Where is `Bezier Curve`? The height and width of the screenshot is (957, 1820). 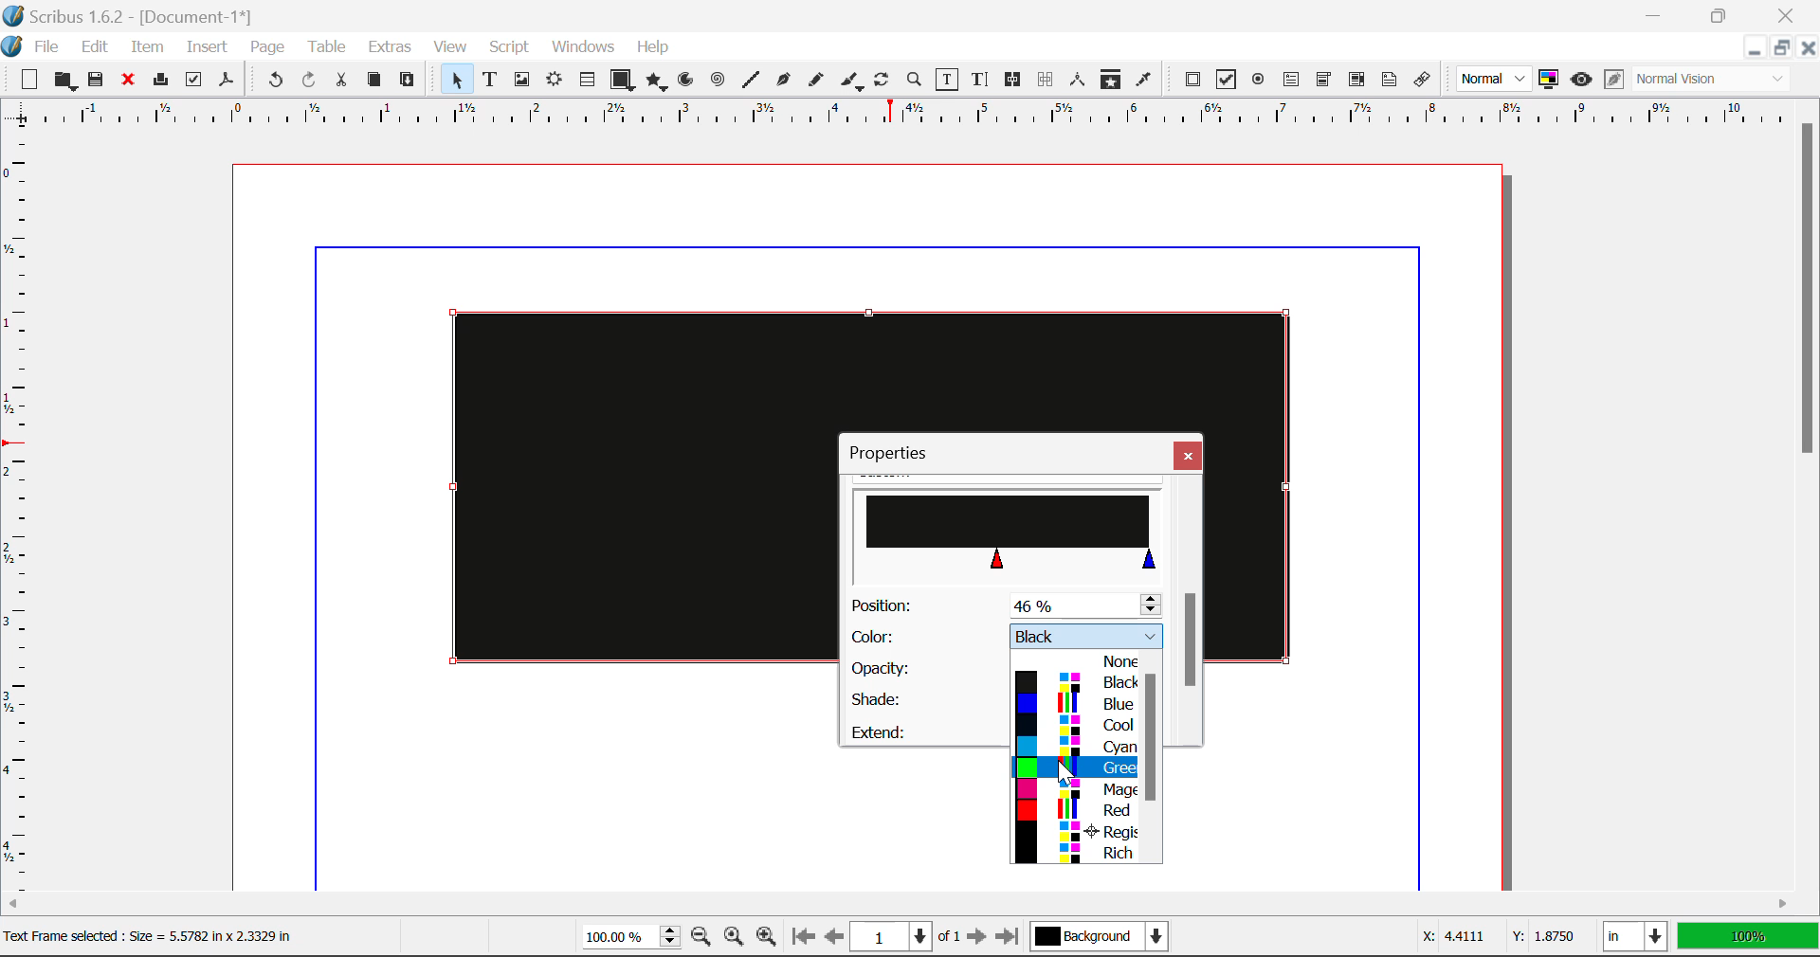 Bezier Curve is located at coordinates (784, 82).